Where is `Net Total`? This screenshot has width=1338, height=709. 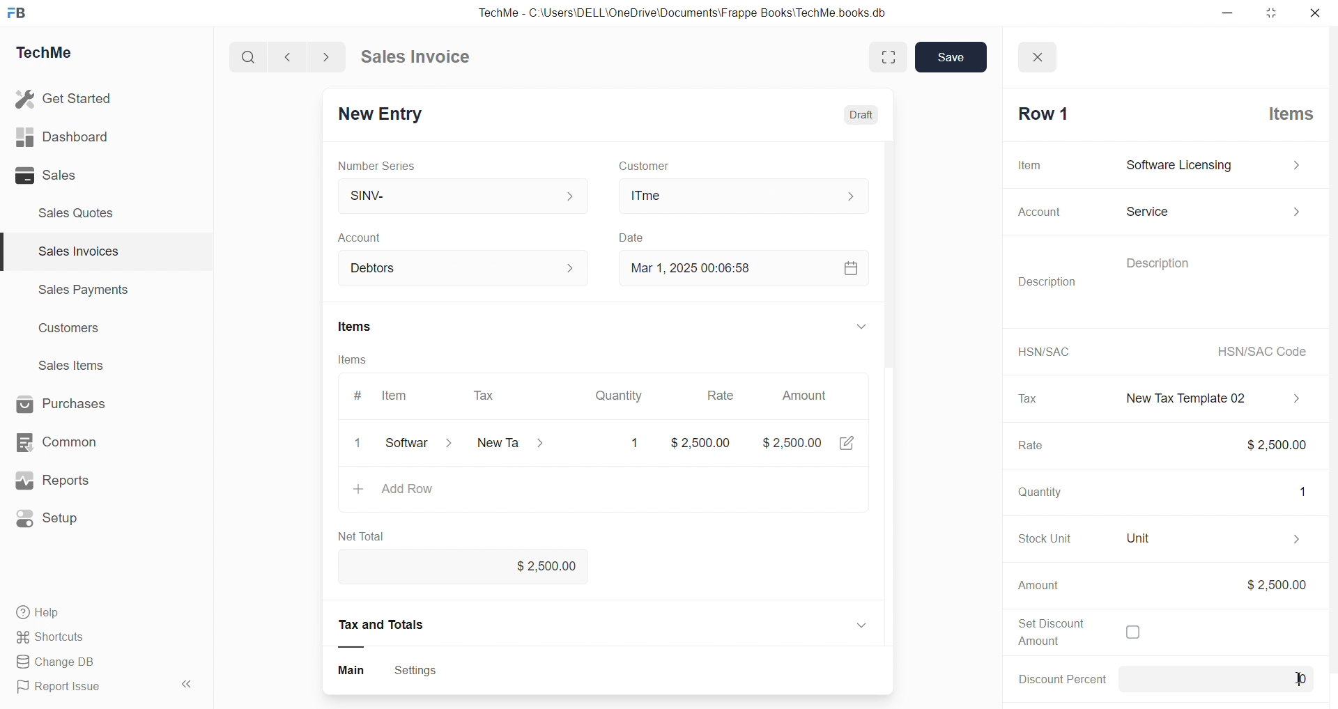
Net Total is located at coordinates (366, 536).